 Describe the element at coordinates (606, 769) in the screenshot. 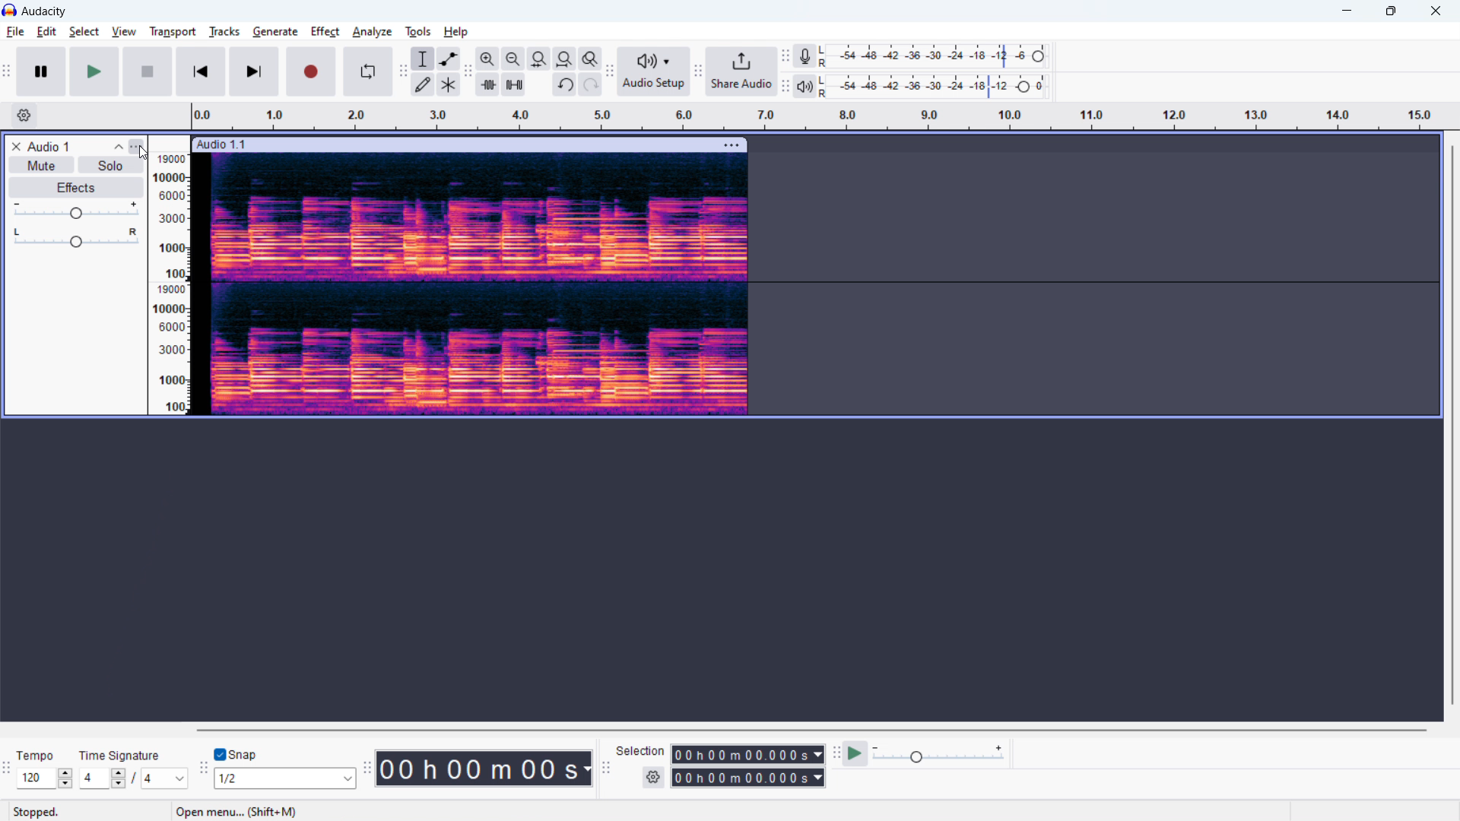

I see `selection toolbar` at that location.